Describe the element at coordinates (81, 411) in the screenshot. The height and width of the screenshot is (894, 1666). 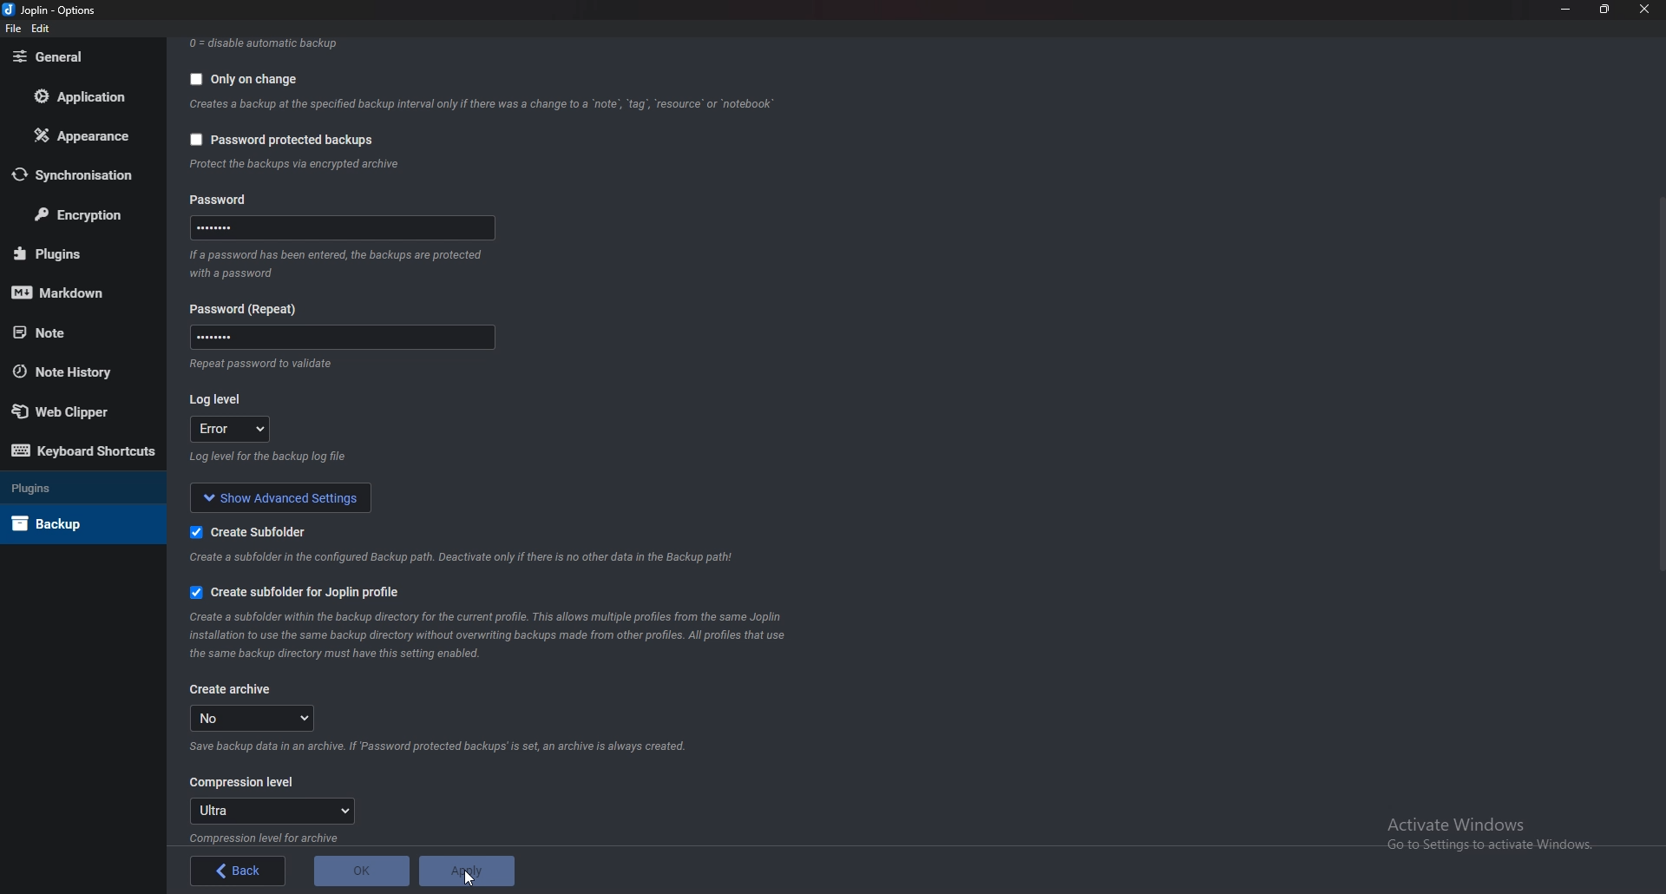
I see `Web Clipper` at that location.